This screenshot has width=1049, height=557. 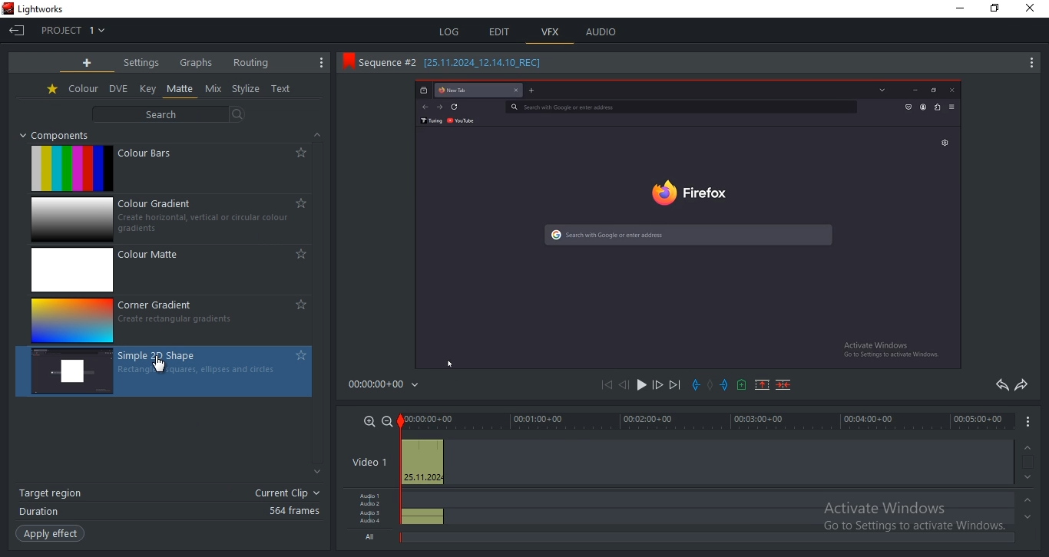 I want to click on project 1, so click(x=73, y=30).